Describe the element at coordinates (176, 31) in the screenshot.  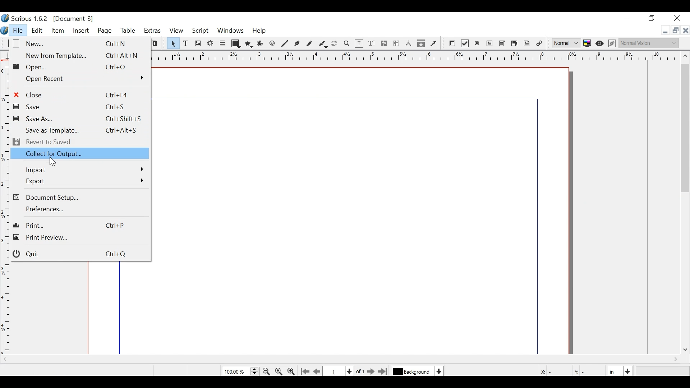
I see `View` at that location.